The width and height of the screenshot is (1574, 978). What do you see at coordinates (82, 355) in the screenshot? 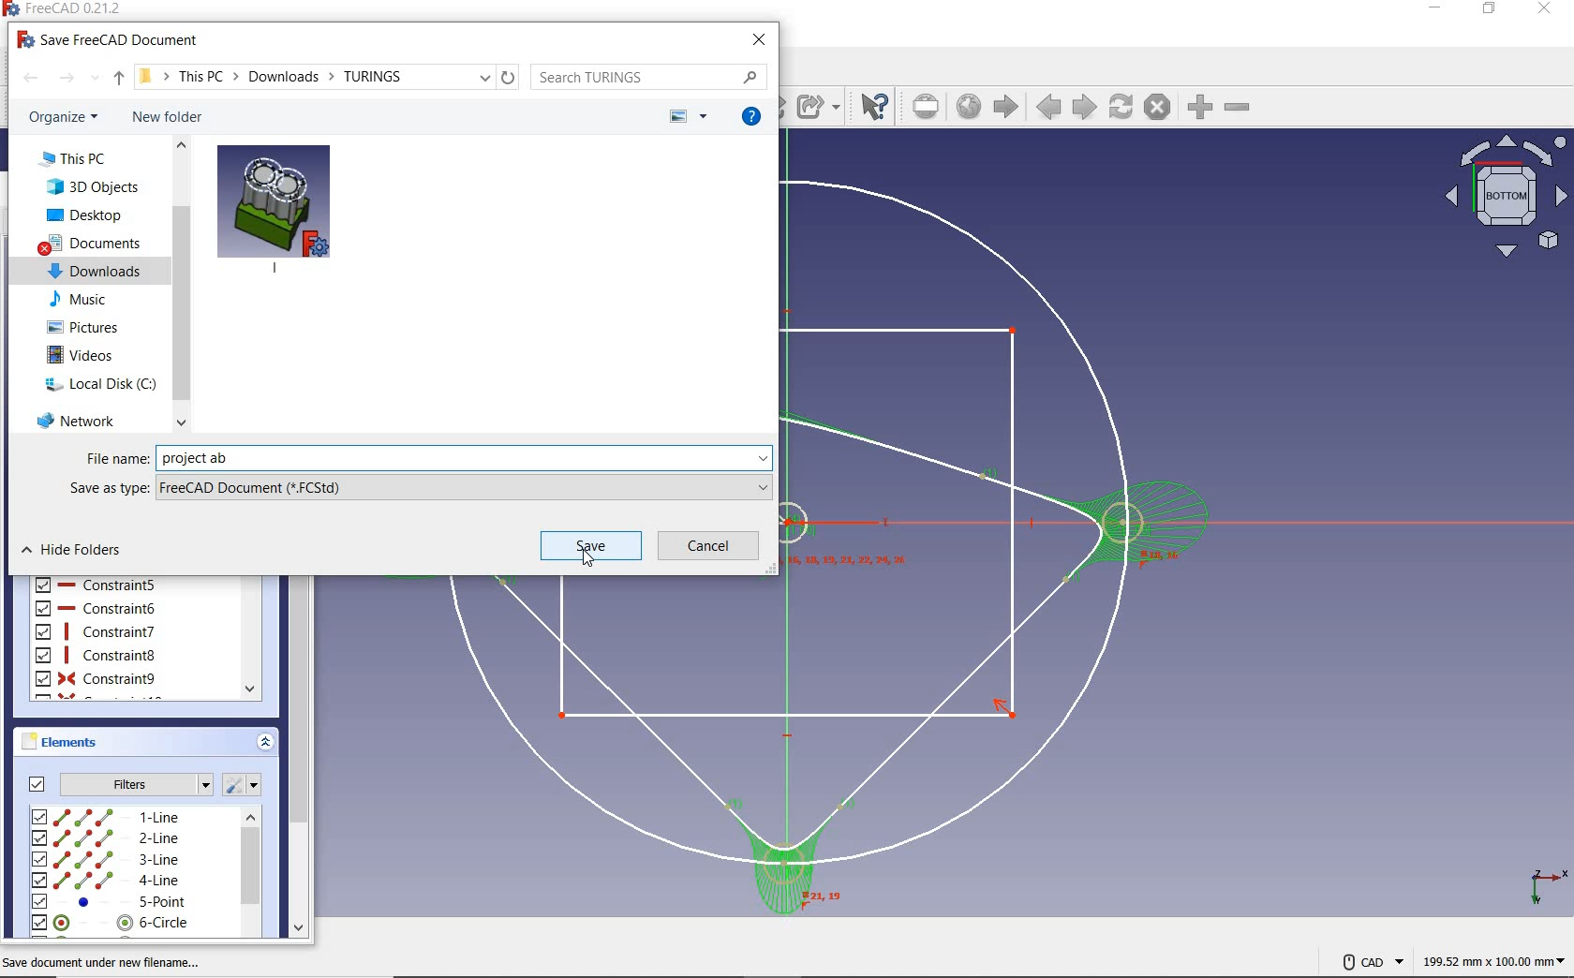
I see `videos` at bounding box center [82, 355].